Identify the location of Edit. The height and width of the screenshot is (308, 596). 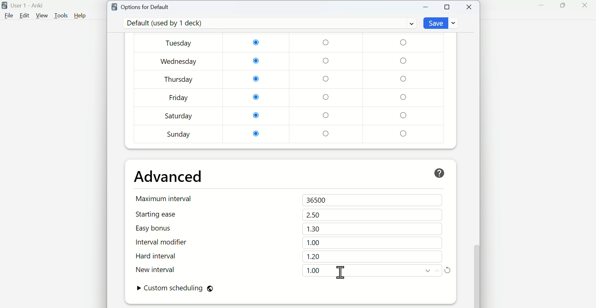
(25, 15).